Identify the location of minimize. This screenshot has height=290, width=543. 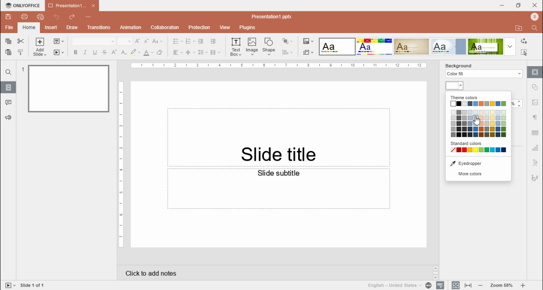
(502, 6).